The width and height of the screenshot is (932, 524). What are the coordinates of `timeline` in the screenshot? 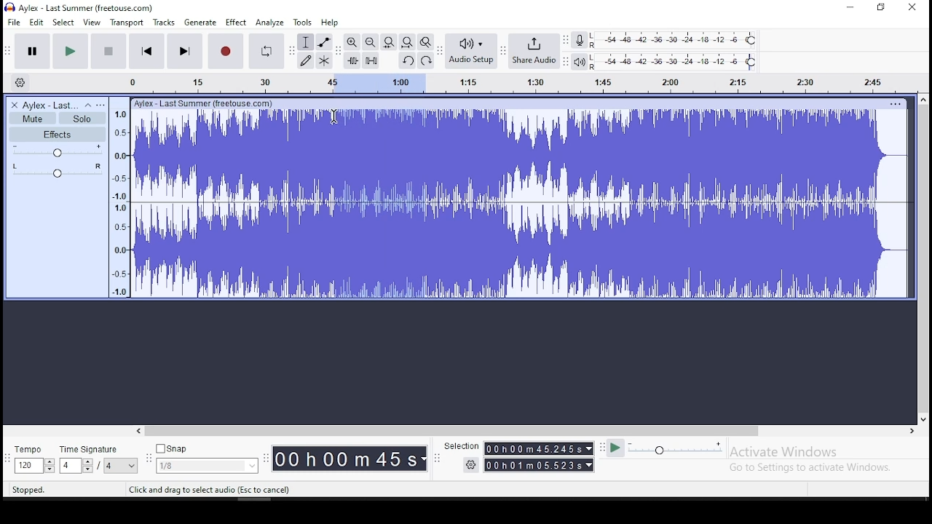 It's located at (122, 199).